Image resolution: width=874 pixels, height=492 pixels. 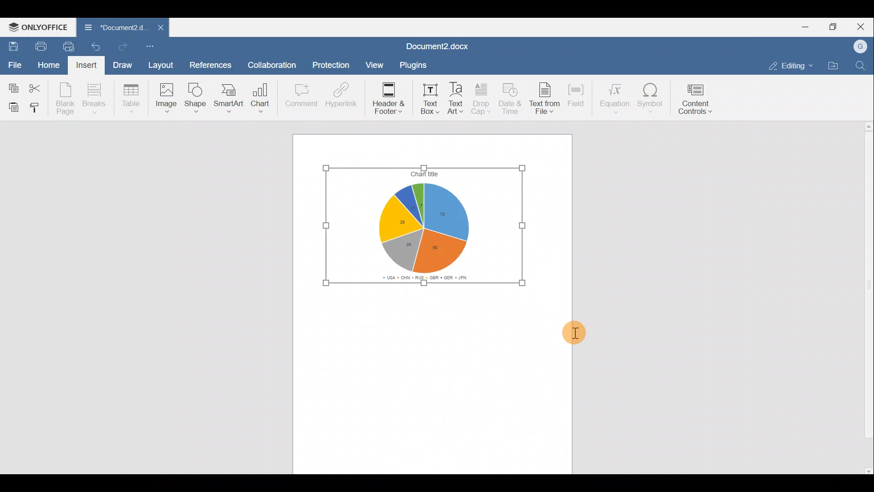 I want to click on Find, so click(x=862, y=64).